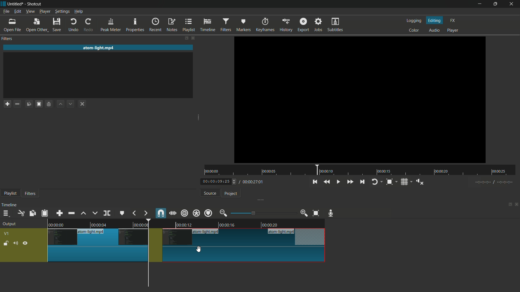  What do you see at coordinates (3, 4) in the screenshot?
I see `app icon` at bounding box center [3, 4].